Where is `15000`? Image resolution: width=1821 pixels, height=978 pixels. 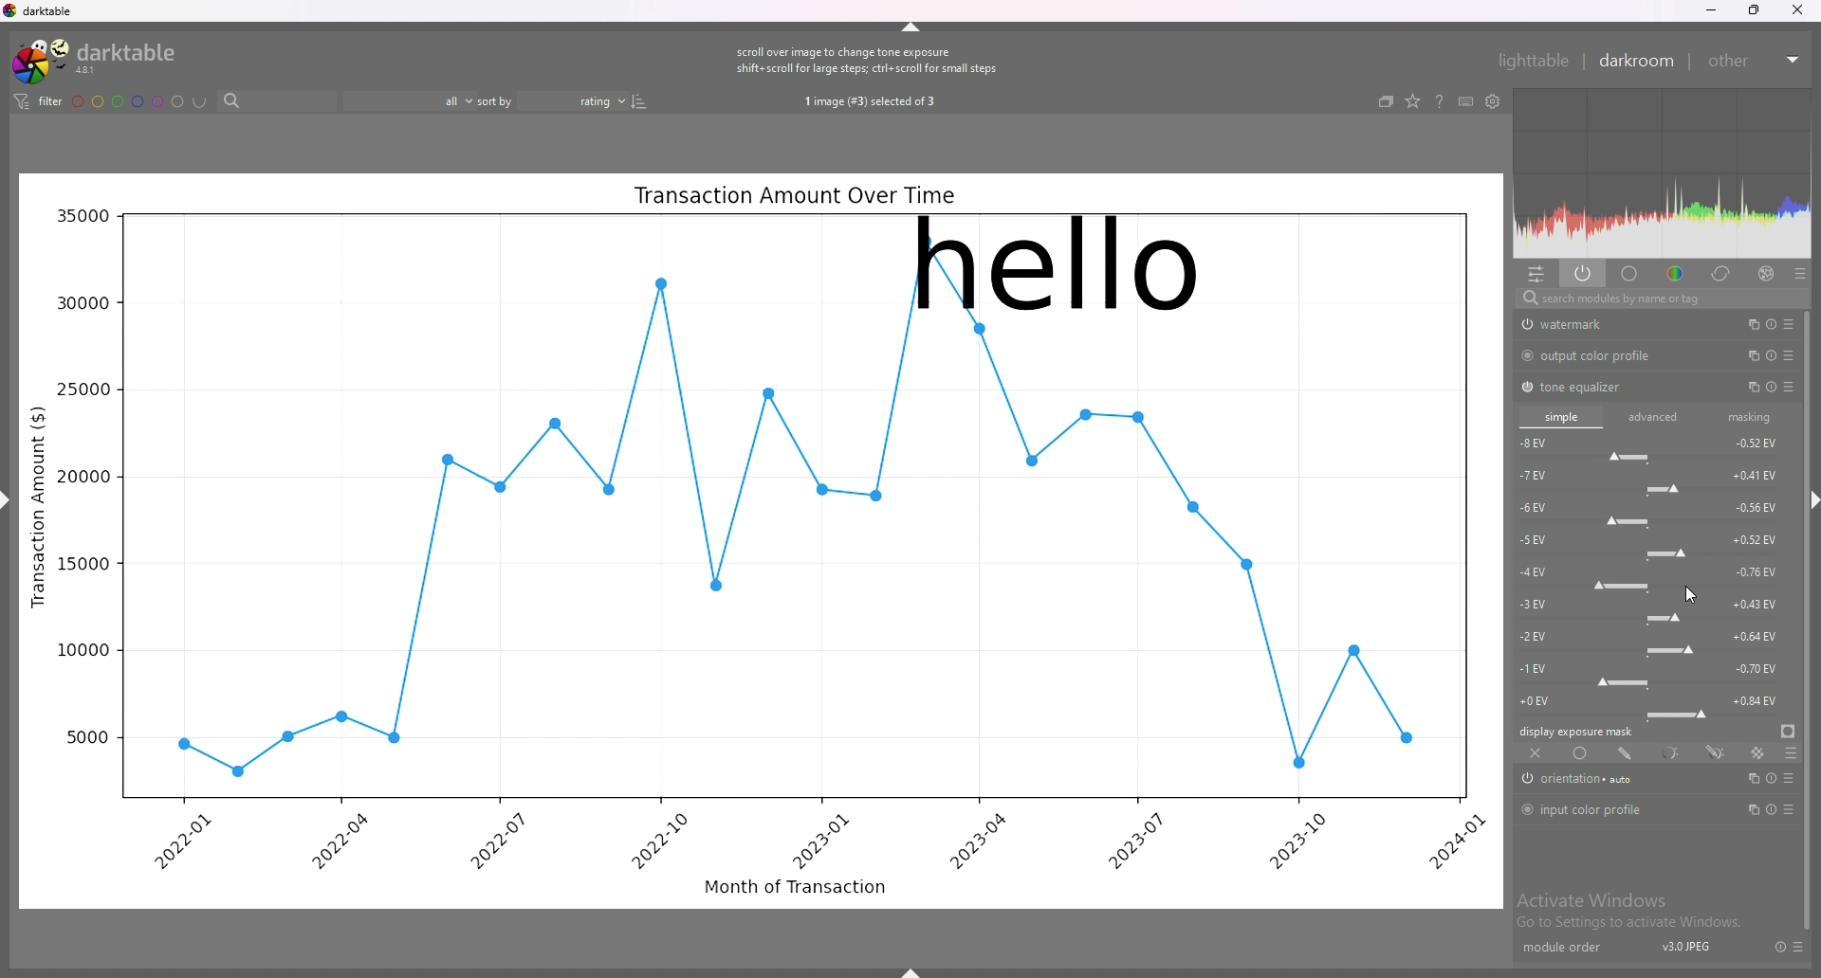
15000 is located at coordinates (83, 565).